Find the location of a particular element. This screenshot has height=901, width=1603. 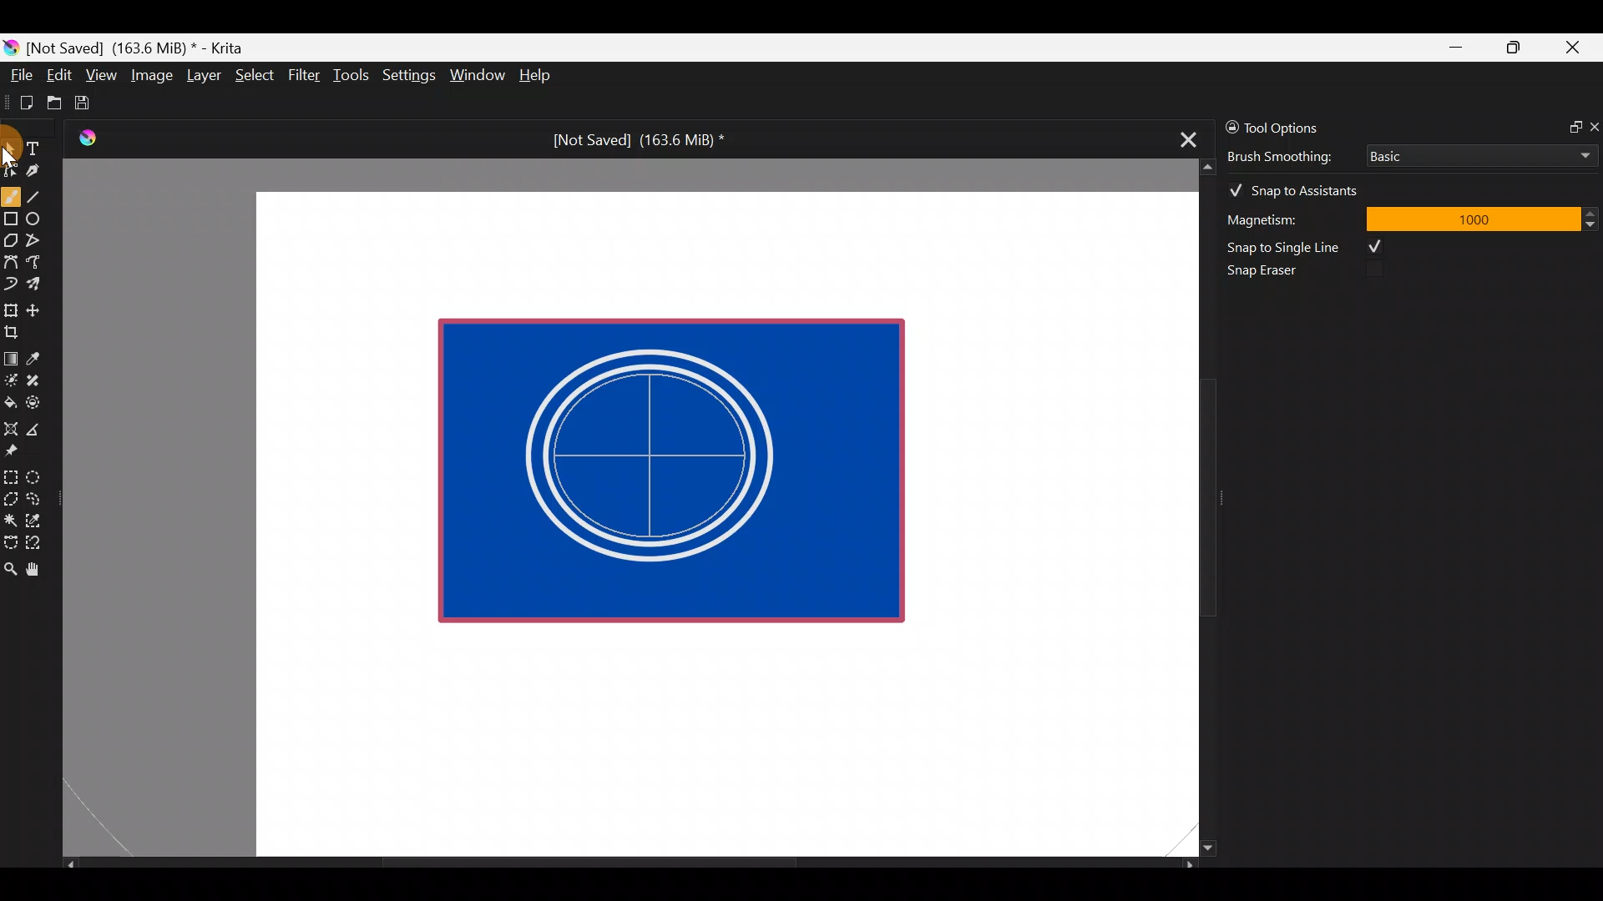

Basic is located at coordinates (1477, 153).